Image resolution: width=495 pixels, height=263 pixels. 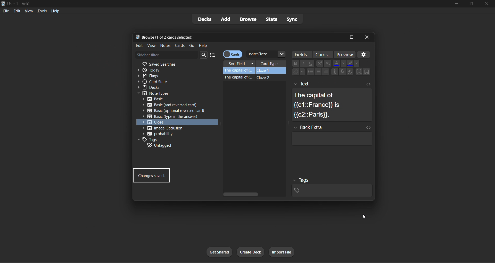 I want to click on get shared, so click(x=220, y=252).